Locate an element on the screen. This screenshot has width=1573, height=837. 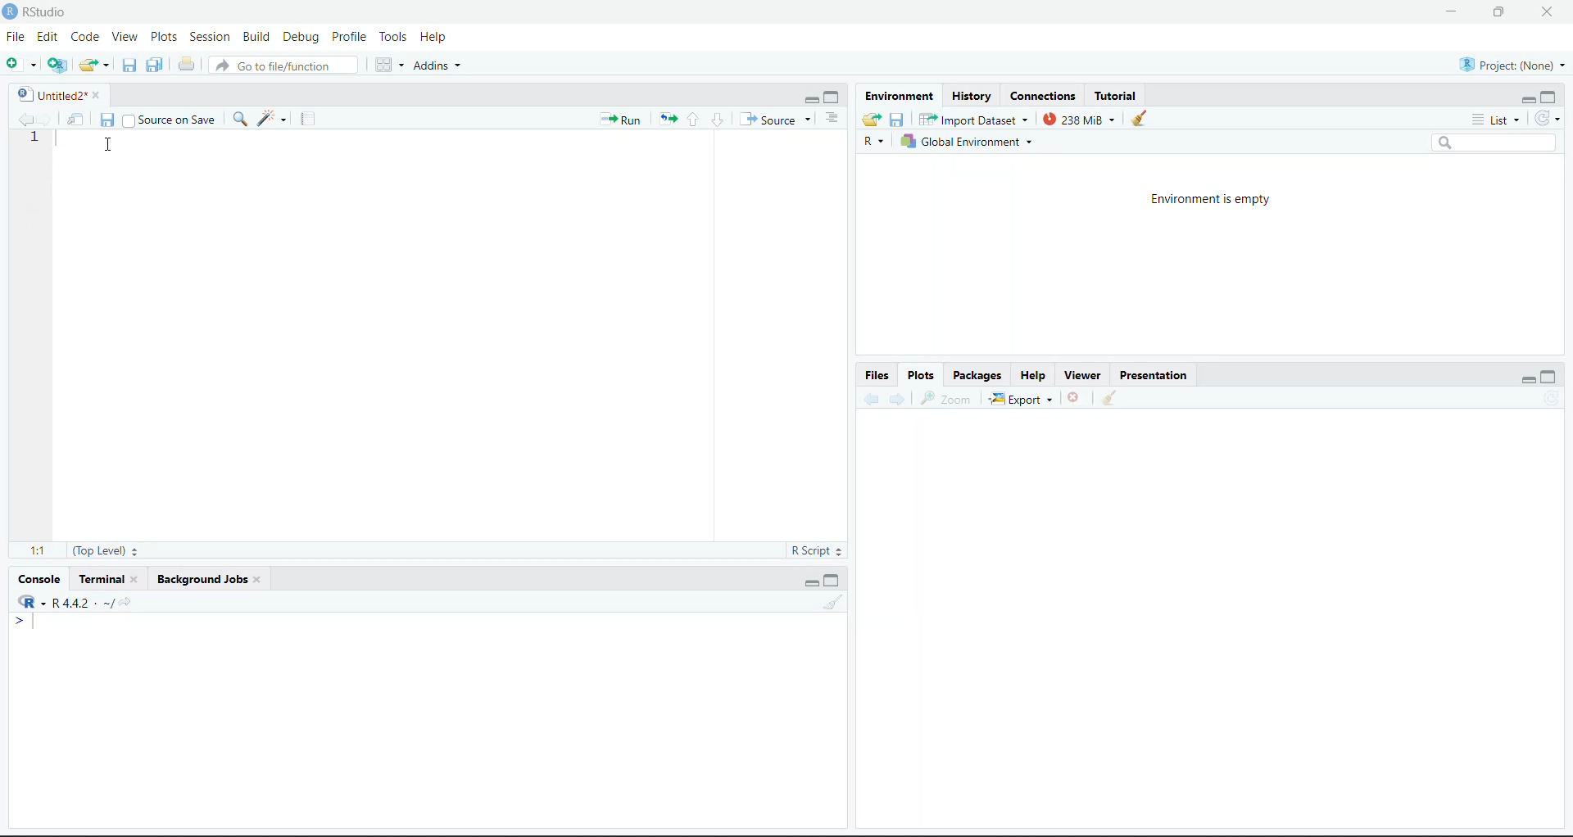
forward is located at coordinates (46, 119).